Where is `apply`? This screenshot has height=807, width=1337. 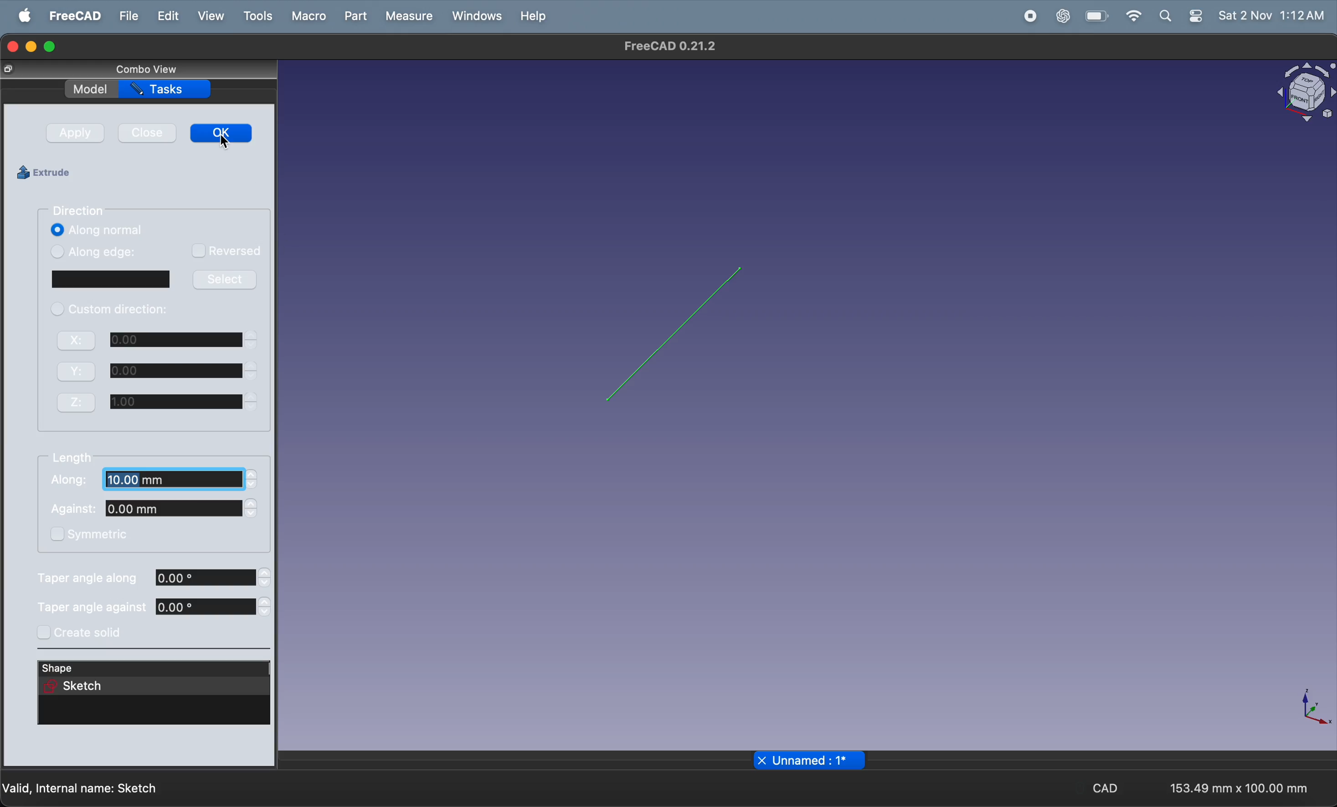
apply is located at coordinates (77, 132).